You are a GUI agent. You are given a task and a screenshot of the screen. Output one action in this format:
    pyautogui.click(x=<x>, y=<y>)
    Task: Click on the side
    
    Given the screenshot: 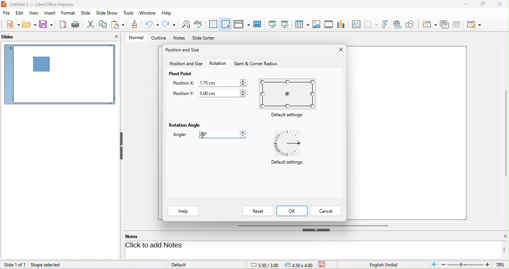 What is the action you would take?
    pyautogui.click(x=87, y=13)
    